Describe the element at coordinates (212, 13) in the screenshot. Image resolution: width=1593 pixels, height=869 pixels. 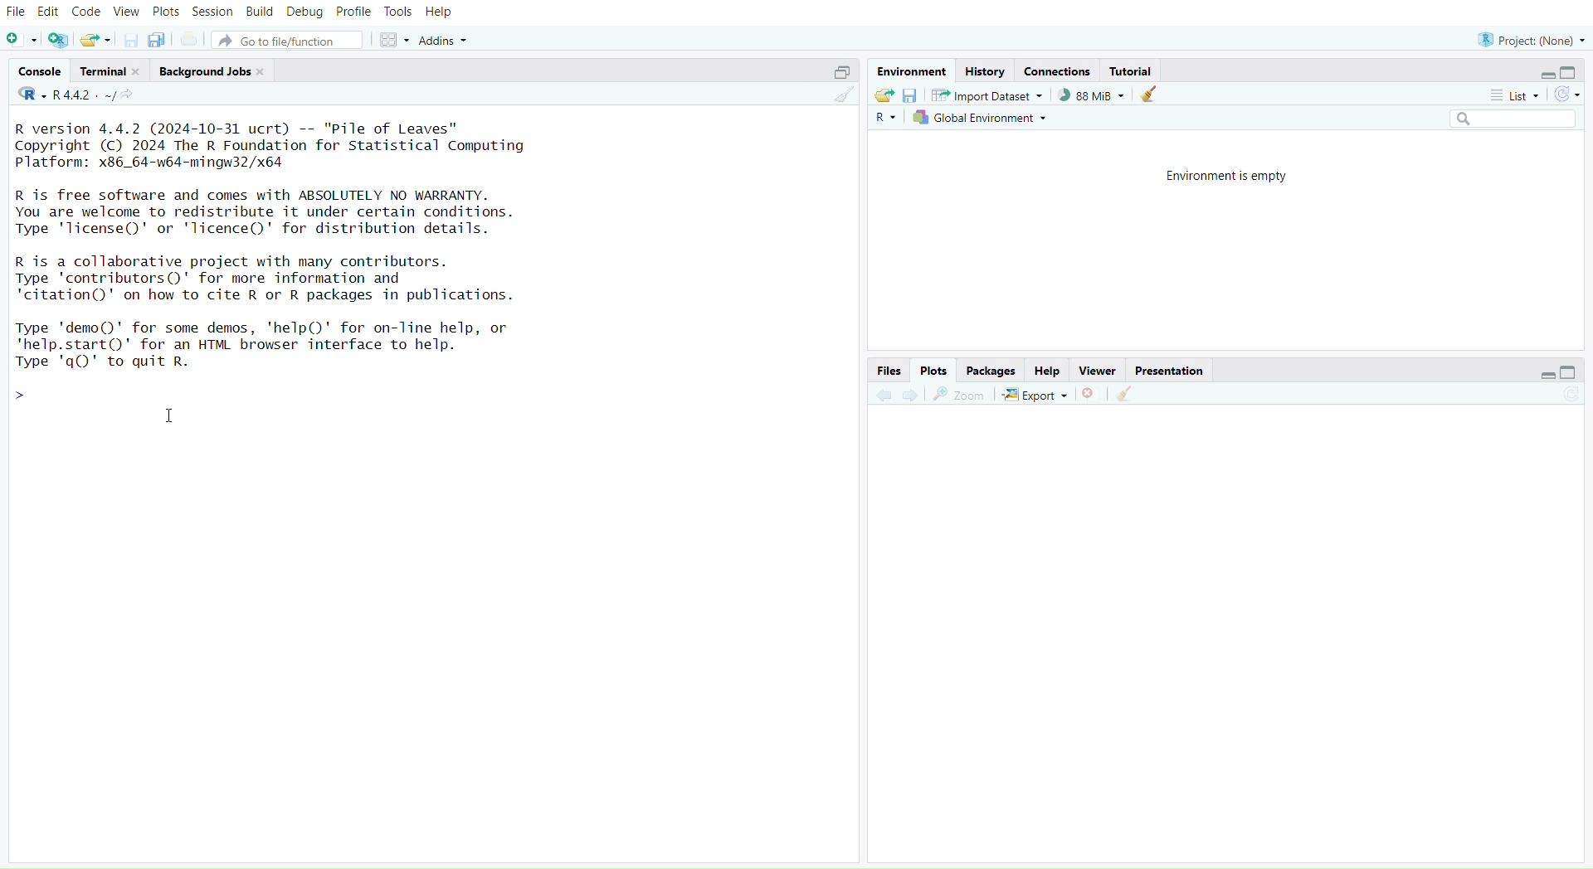
I see `session` at that location.